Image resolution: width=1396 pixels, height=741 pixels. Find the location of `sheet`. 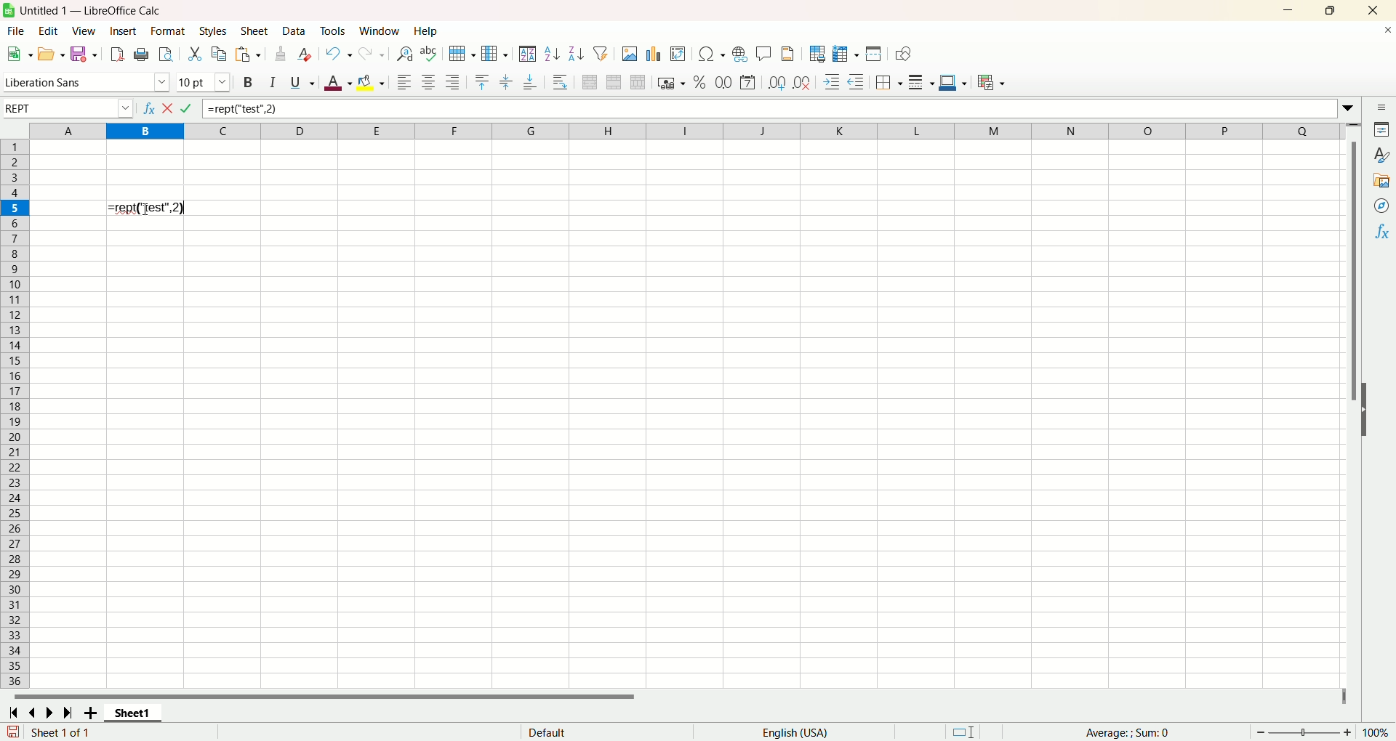

sheet is located at coordinates (257, 31).